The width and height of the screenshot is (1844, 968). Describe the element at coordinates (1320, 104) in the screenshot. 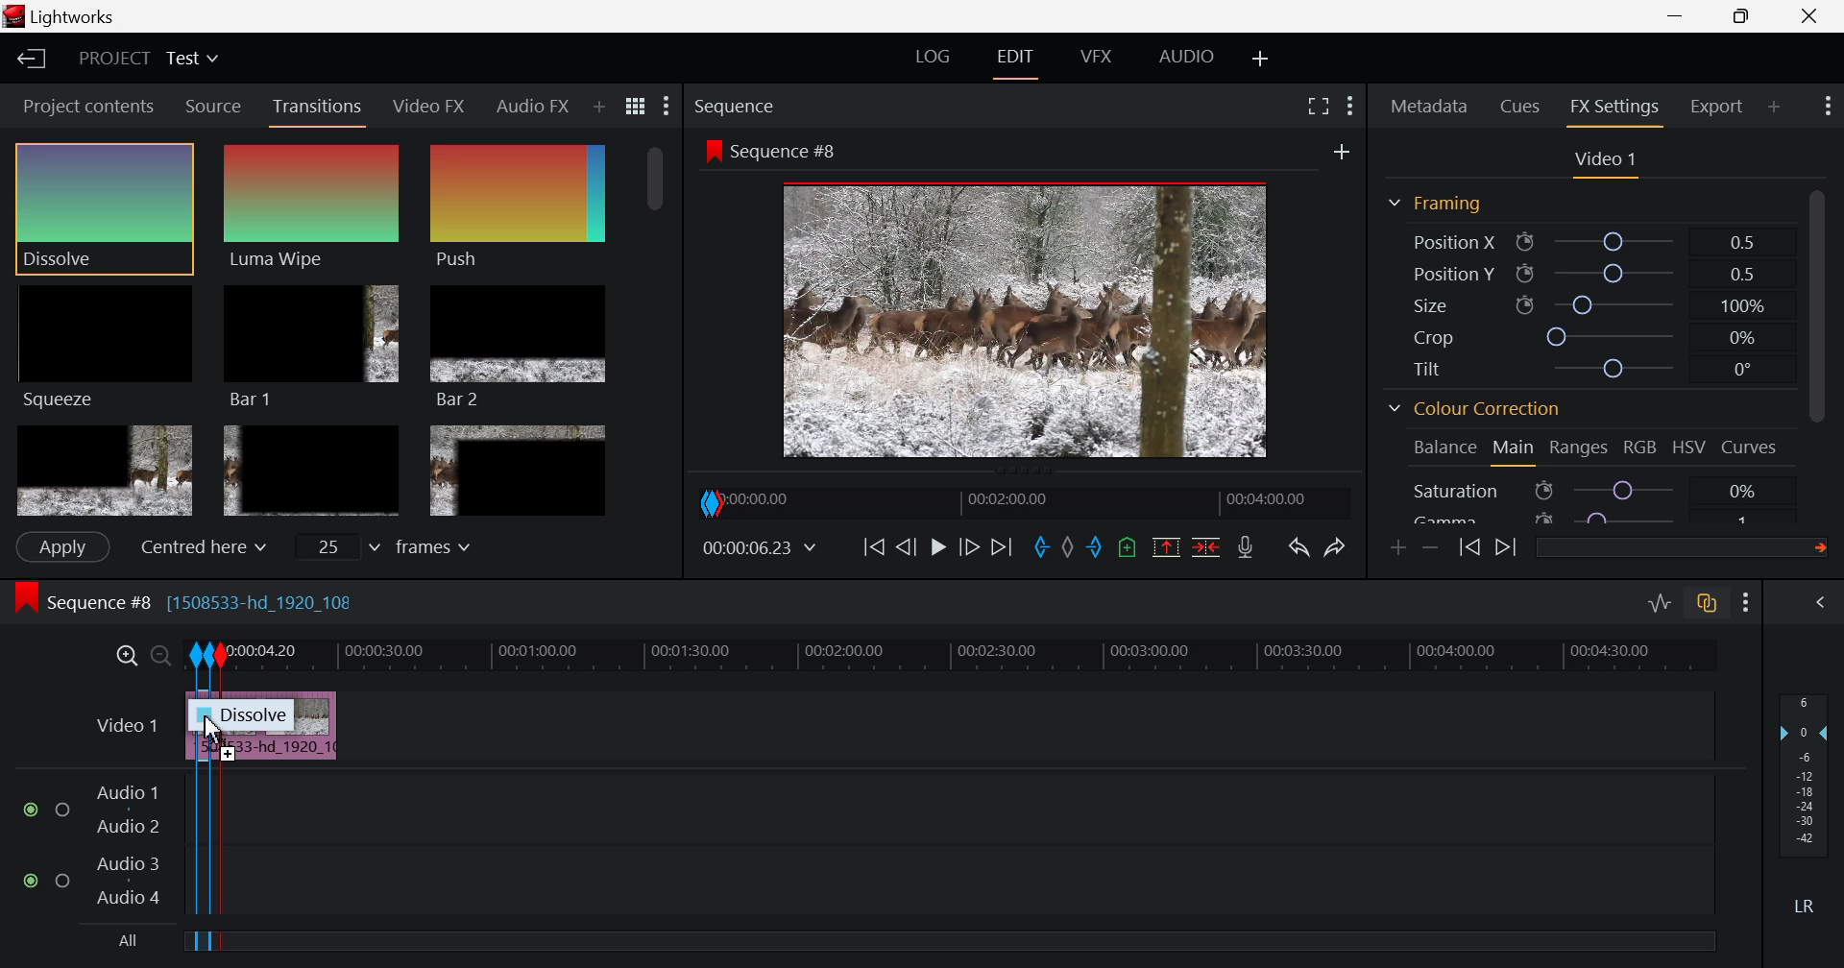

I see `Full Screen` at that location.